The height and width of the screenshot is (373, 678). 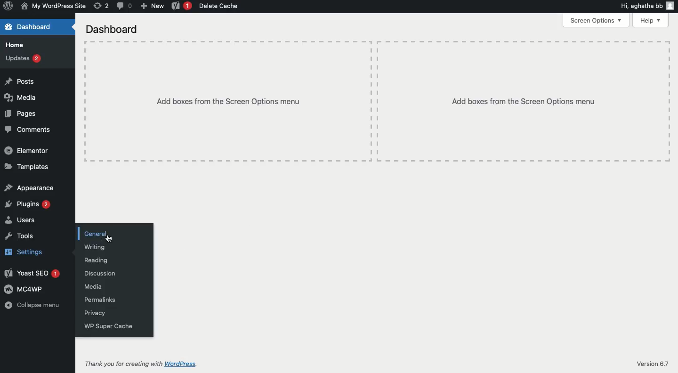 I want to click on Help, so click(x=651, y=20).